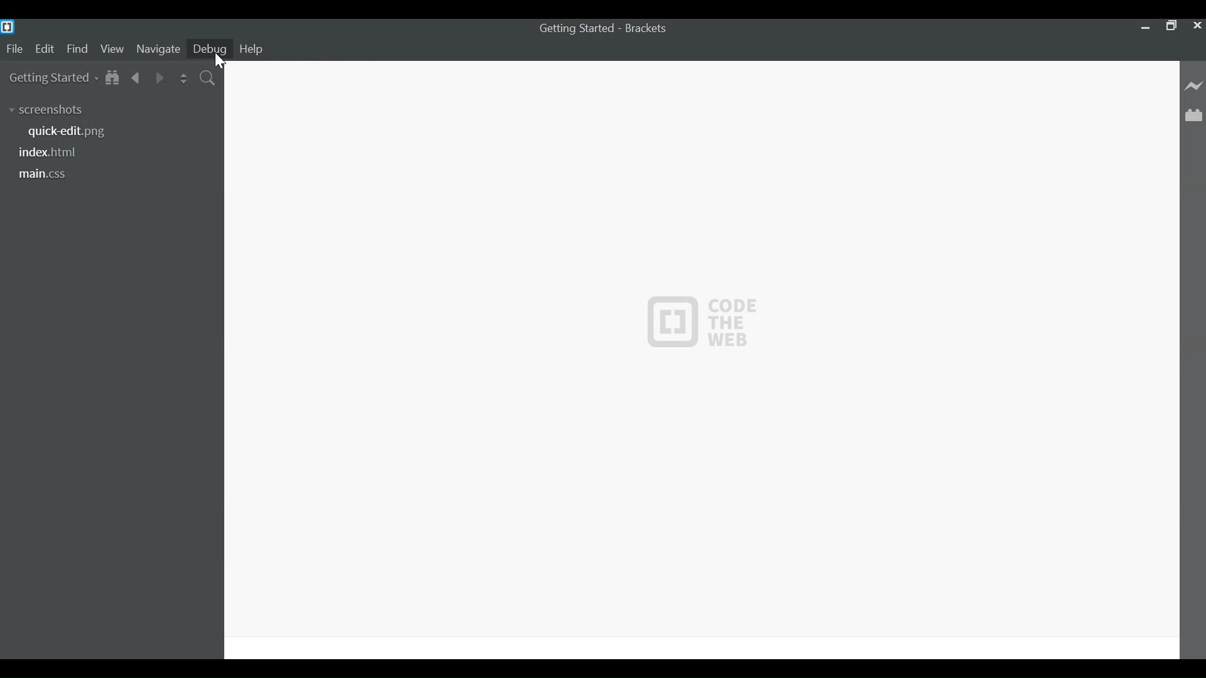 The image size is (1206, 678). Describe the element at coordinates (54, 79) in the screenshot. I see `Getting Started` at that location.